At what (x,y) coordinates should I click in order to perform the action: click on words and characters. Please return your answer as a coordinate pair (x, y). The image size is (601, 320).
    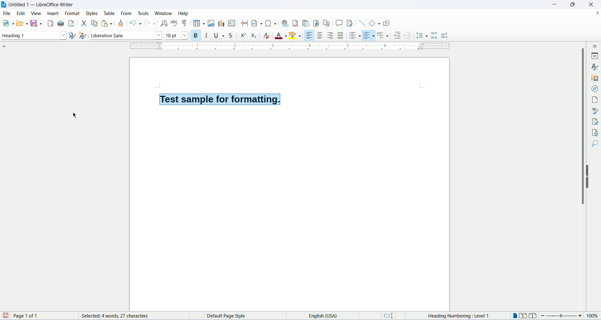
    Looking at the image, I should click on (108, 316).